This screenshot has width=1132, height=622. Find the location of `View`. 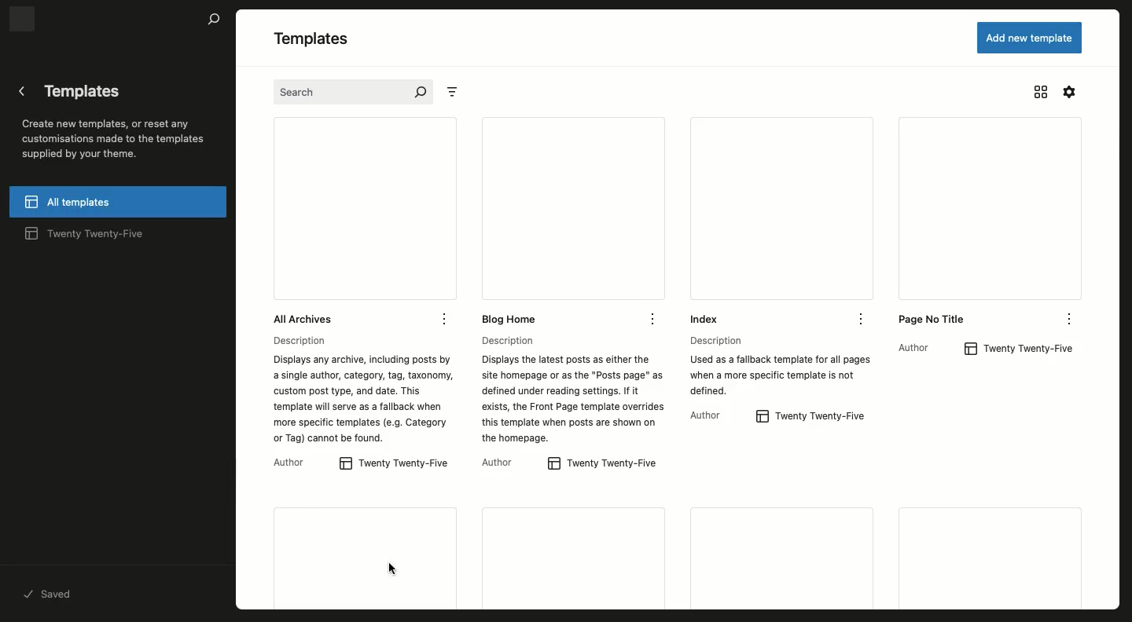

View is located at coordinates (679, 207).